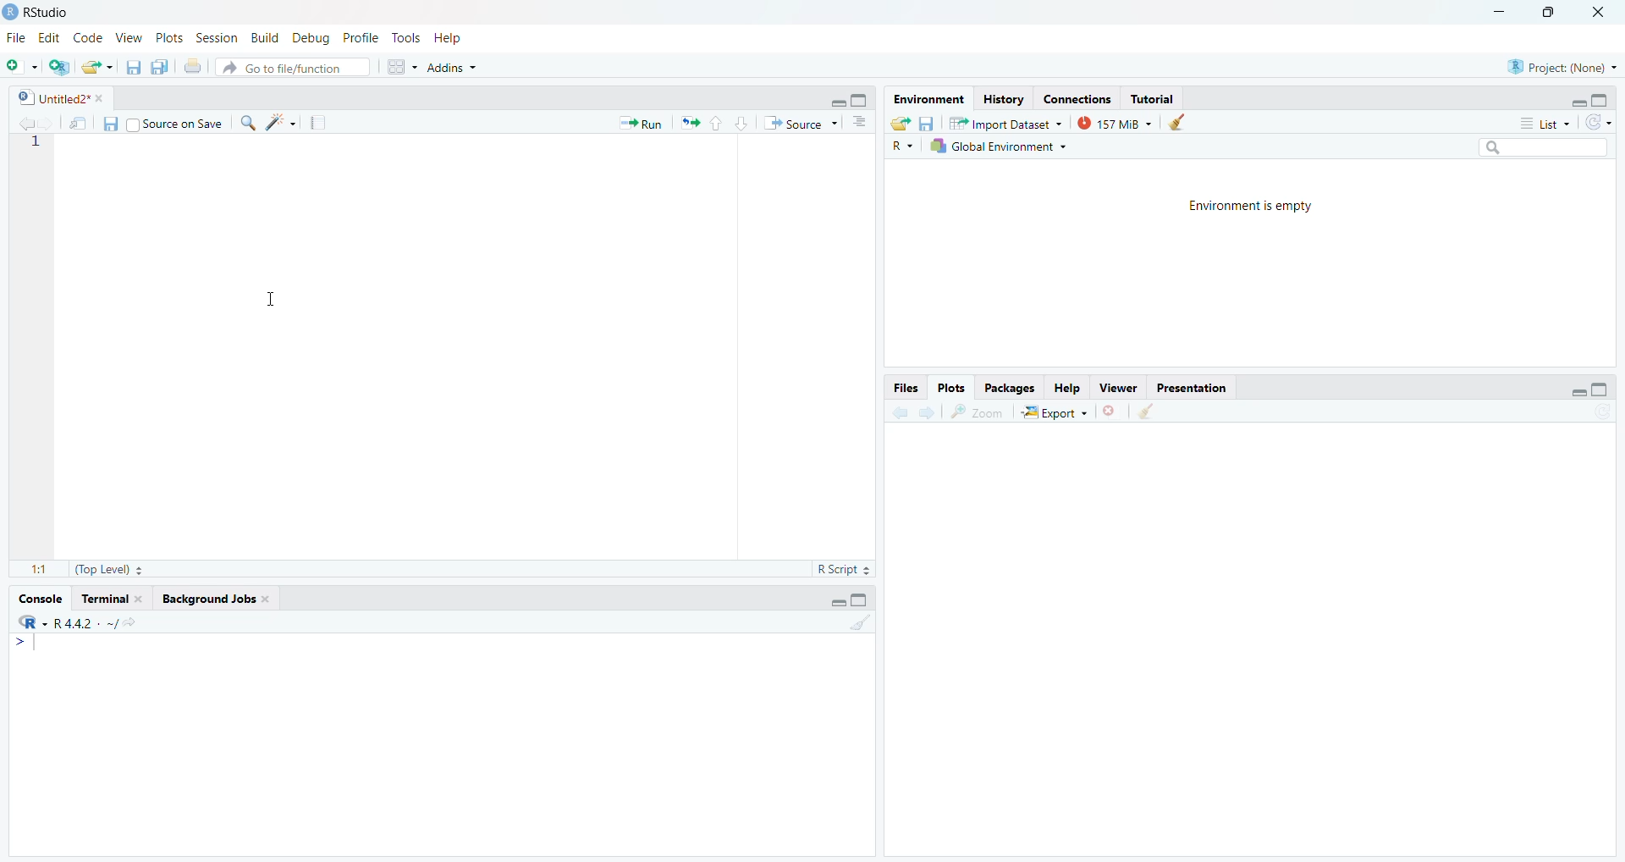 This screenshot has height=862, width=1625. Describe the element at coordinates (1005, 124) in the screenshot. I see `Import Dataset` at that location.